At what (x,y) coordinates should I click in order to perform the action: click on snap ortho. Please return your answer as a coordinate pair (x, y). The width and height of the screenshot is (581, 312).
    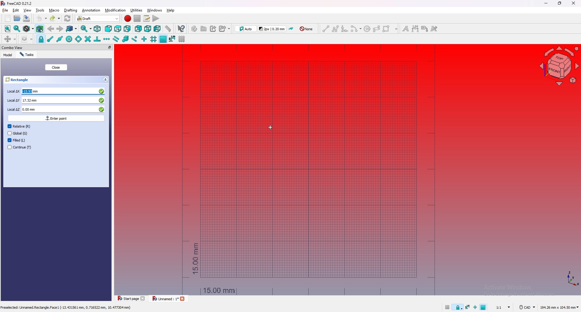
    Looking at the image, I should click on (475, 308).